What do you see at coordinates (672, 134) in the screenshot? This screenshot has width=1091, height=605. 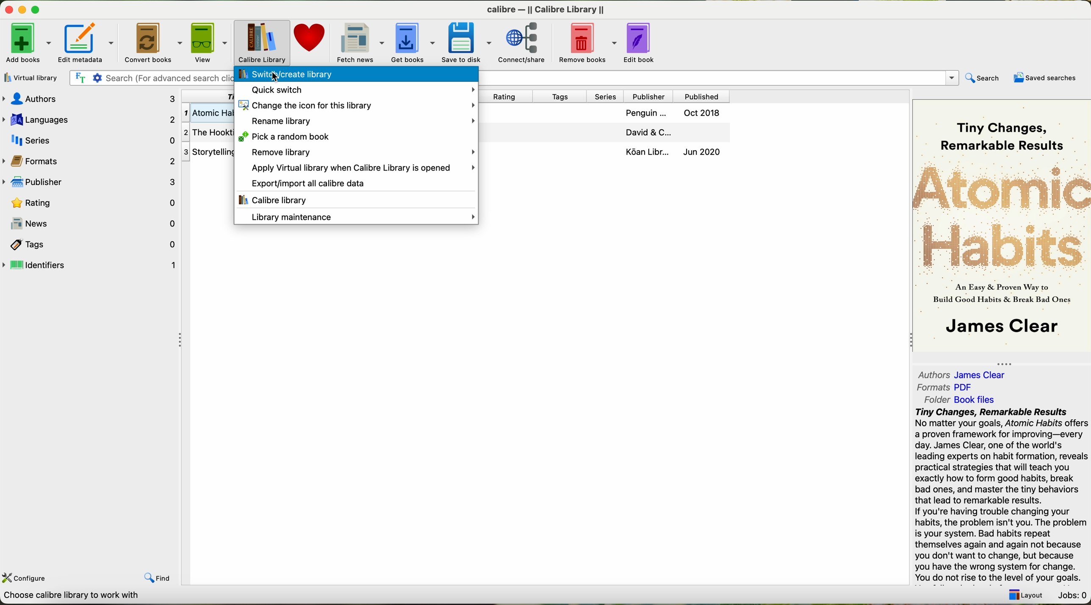 I see `David & C...` at bounding box center [672, 134].